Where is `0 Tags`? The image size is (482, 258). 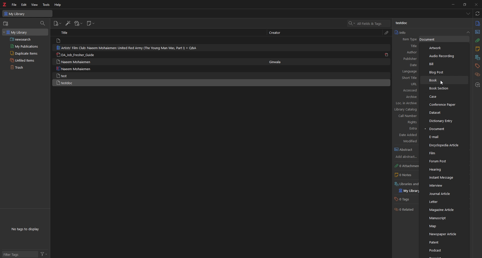 0 Tags is located at coordinates (405, 199).